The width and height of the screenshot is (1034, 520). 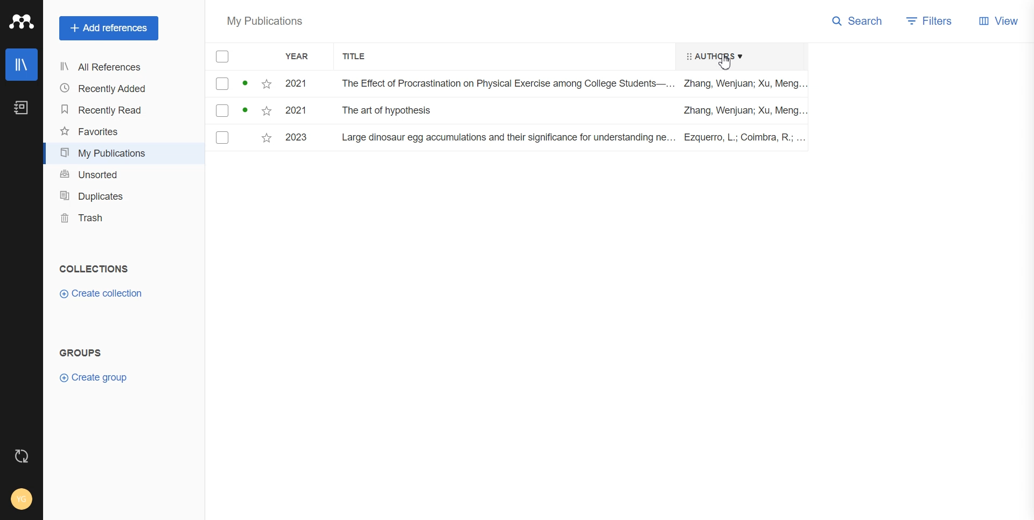 What do you see at coordinates (267, 111) in the screenshot?
I see `Favorites` at bounding box center [267, 111].